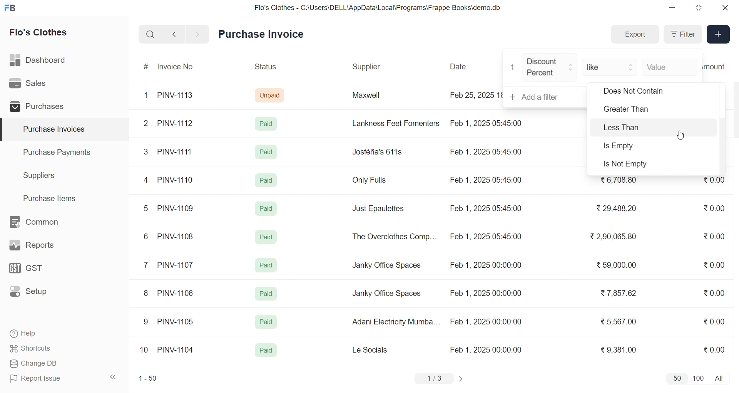  What do you see at coordinates (714, 182) in the screenshot?
I see `₹0.00` at bounding box center [714, 182].